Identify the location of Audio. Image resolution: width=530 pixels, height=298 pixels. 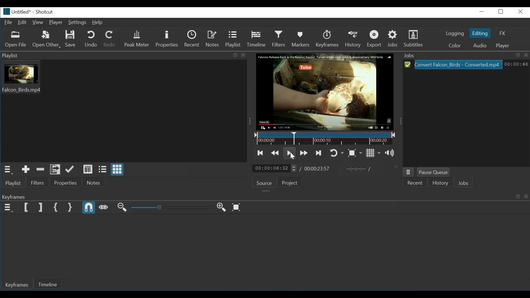
(479, 45).